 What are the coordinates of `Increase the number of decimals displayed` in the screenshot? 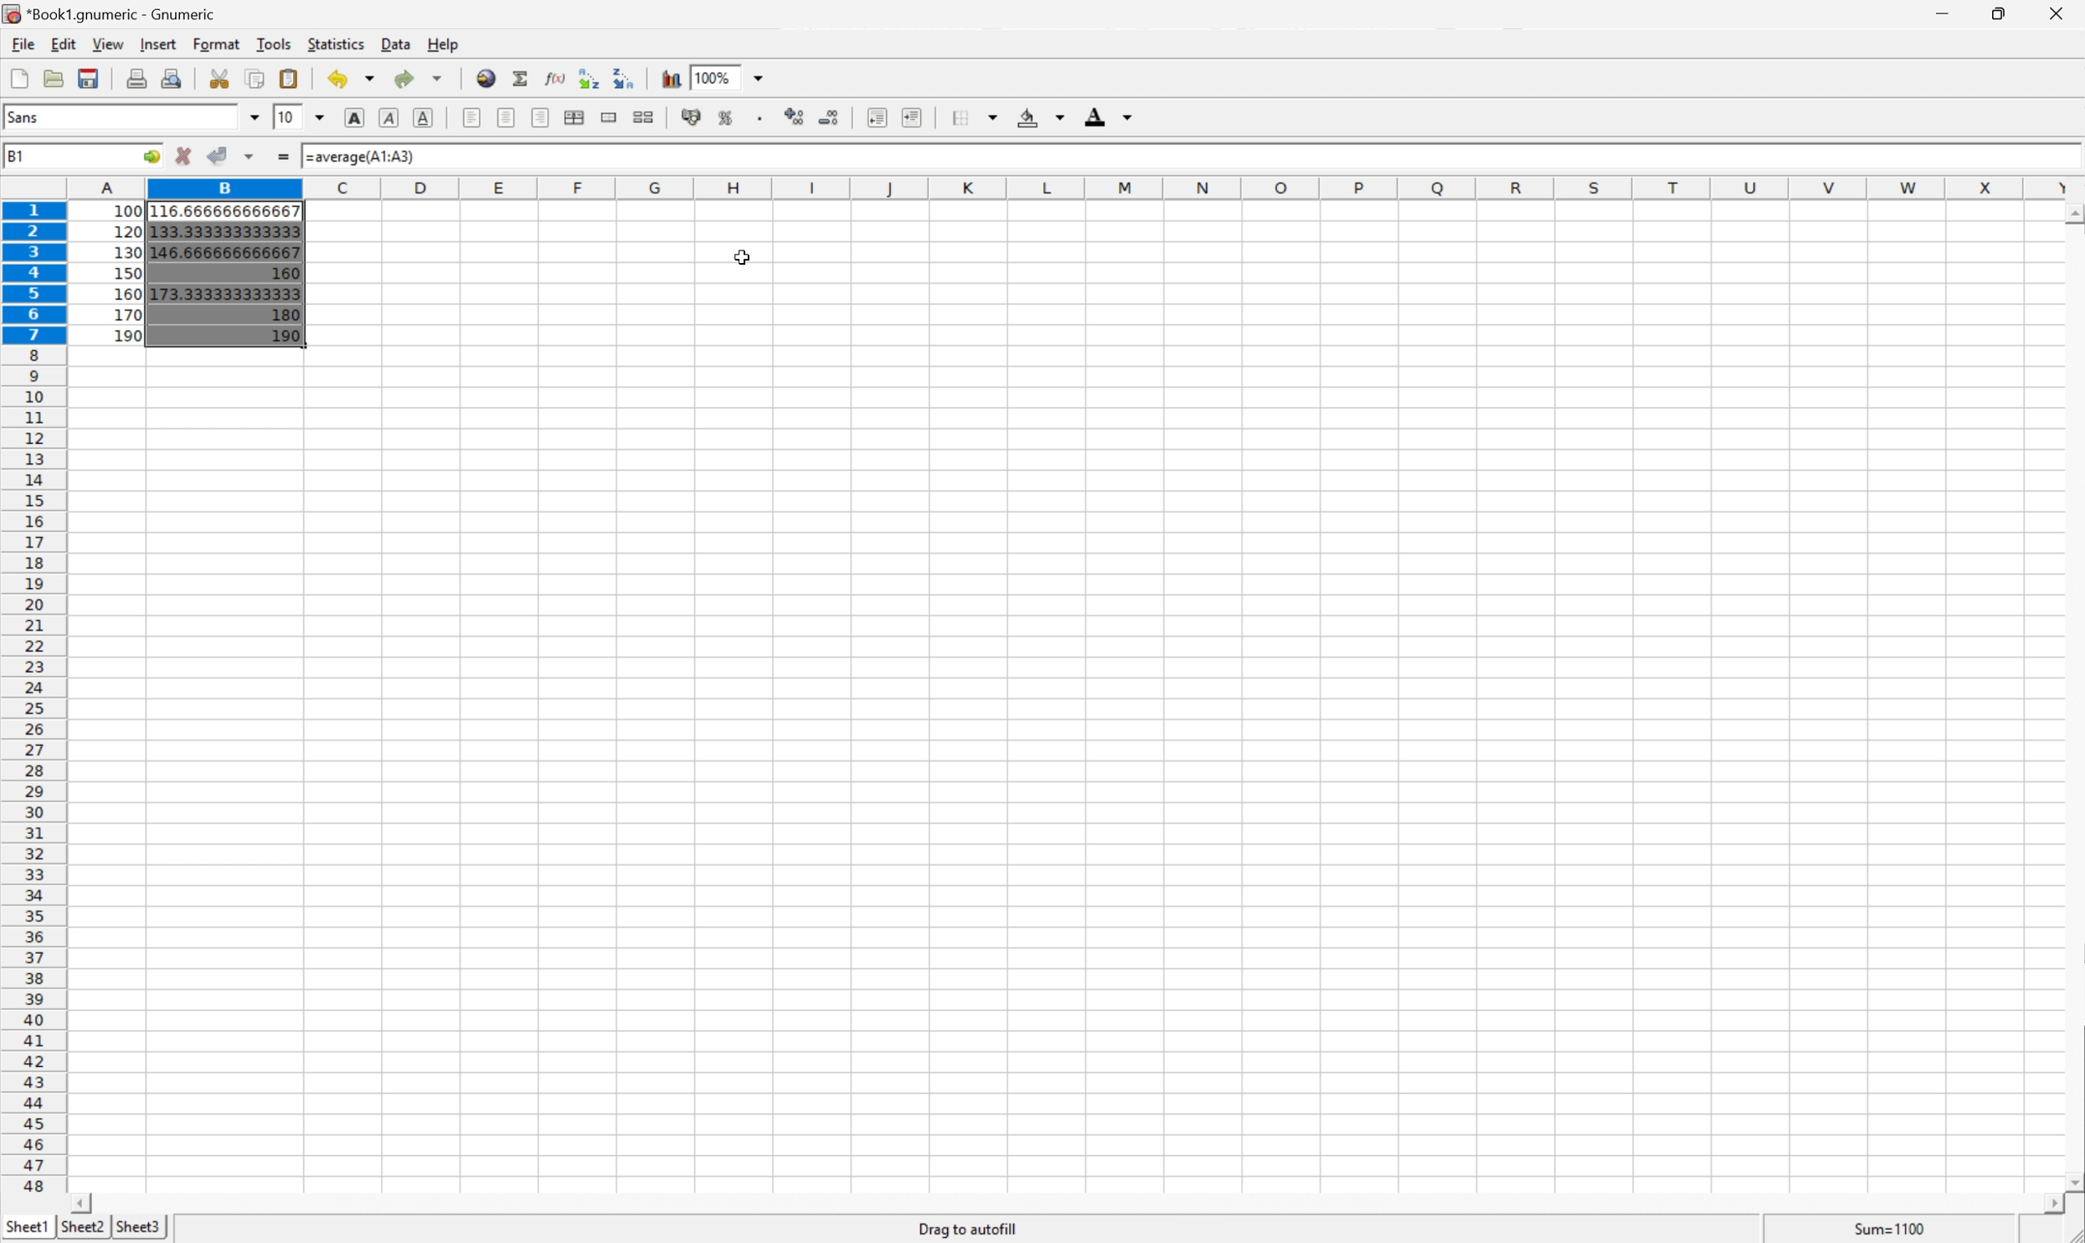 It's located at (796, 116).